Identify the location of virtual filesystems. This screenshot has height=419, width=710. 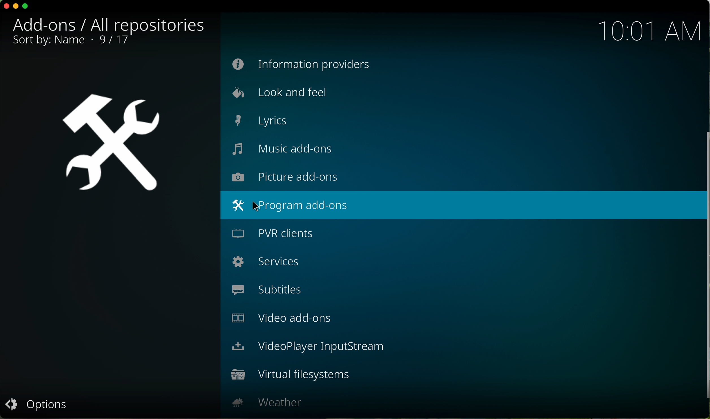
(288, 376).